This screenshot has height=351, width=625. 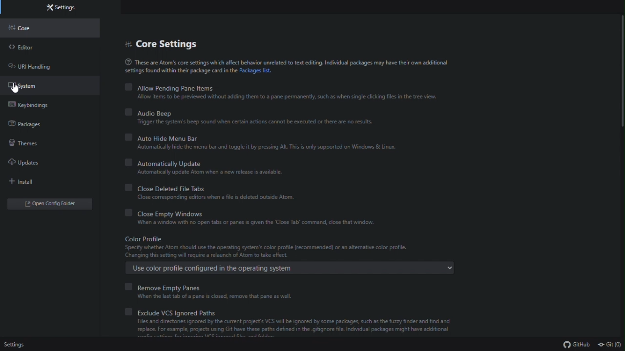 I want to click on scrollbar, so click(x=621, y=74).